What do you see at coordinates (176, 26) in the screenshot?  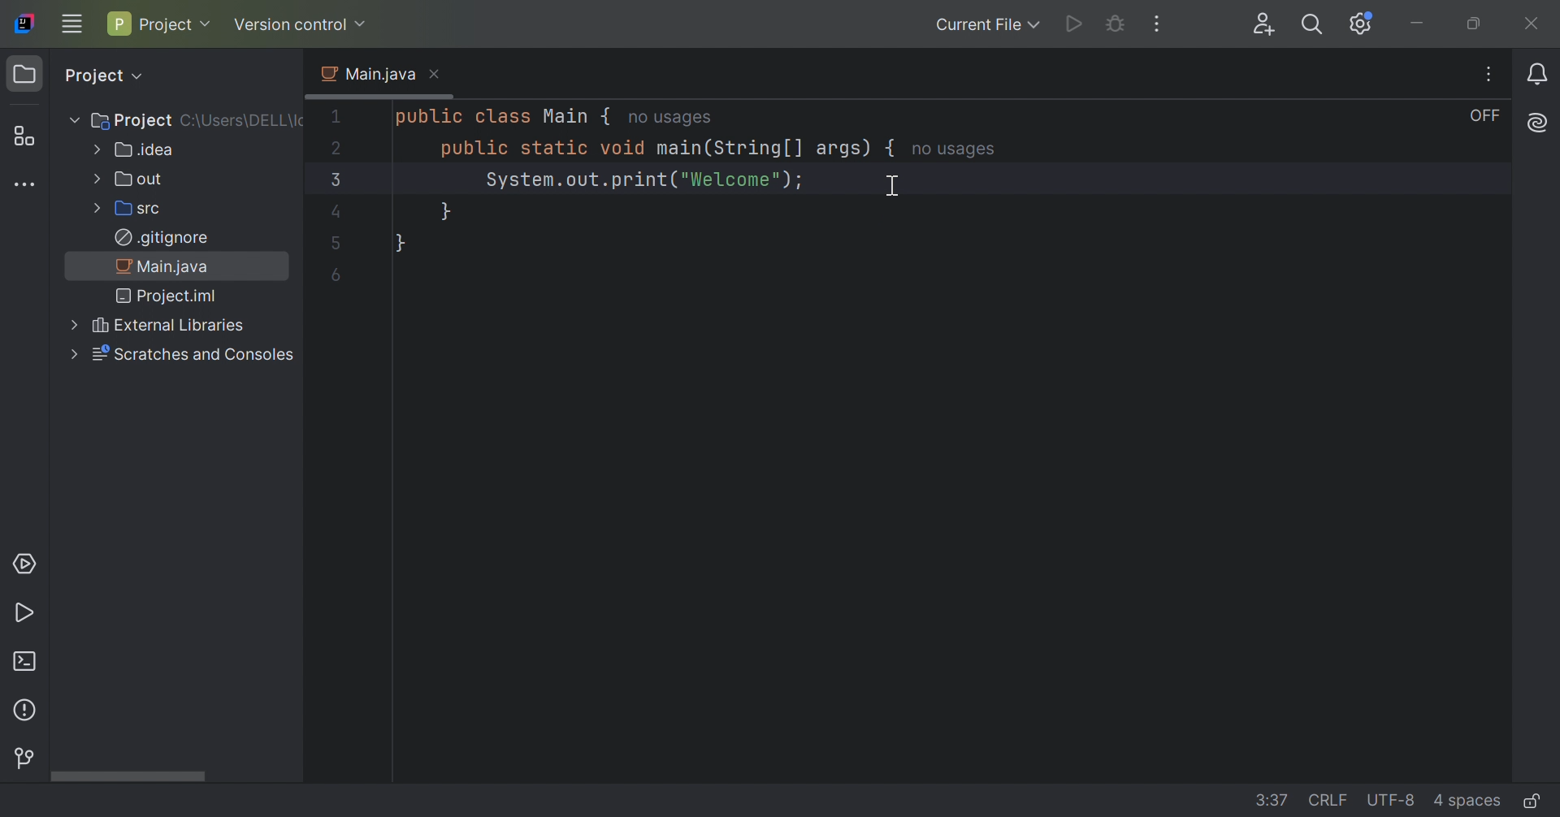 I see `Project` at bounding box center [176, 26].